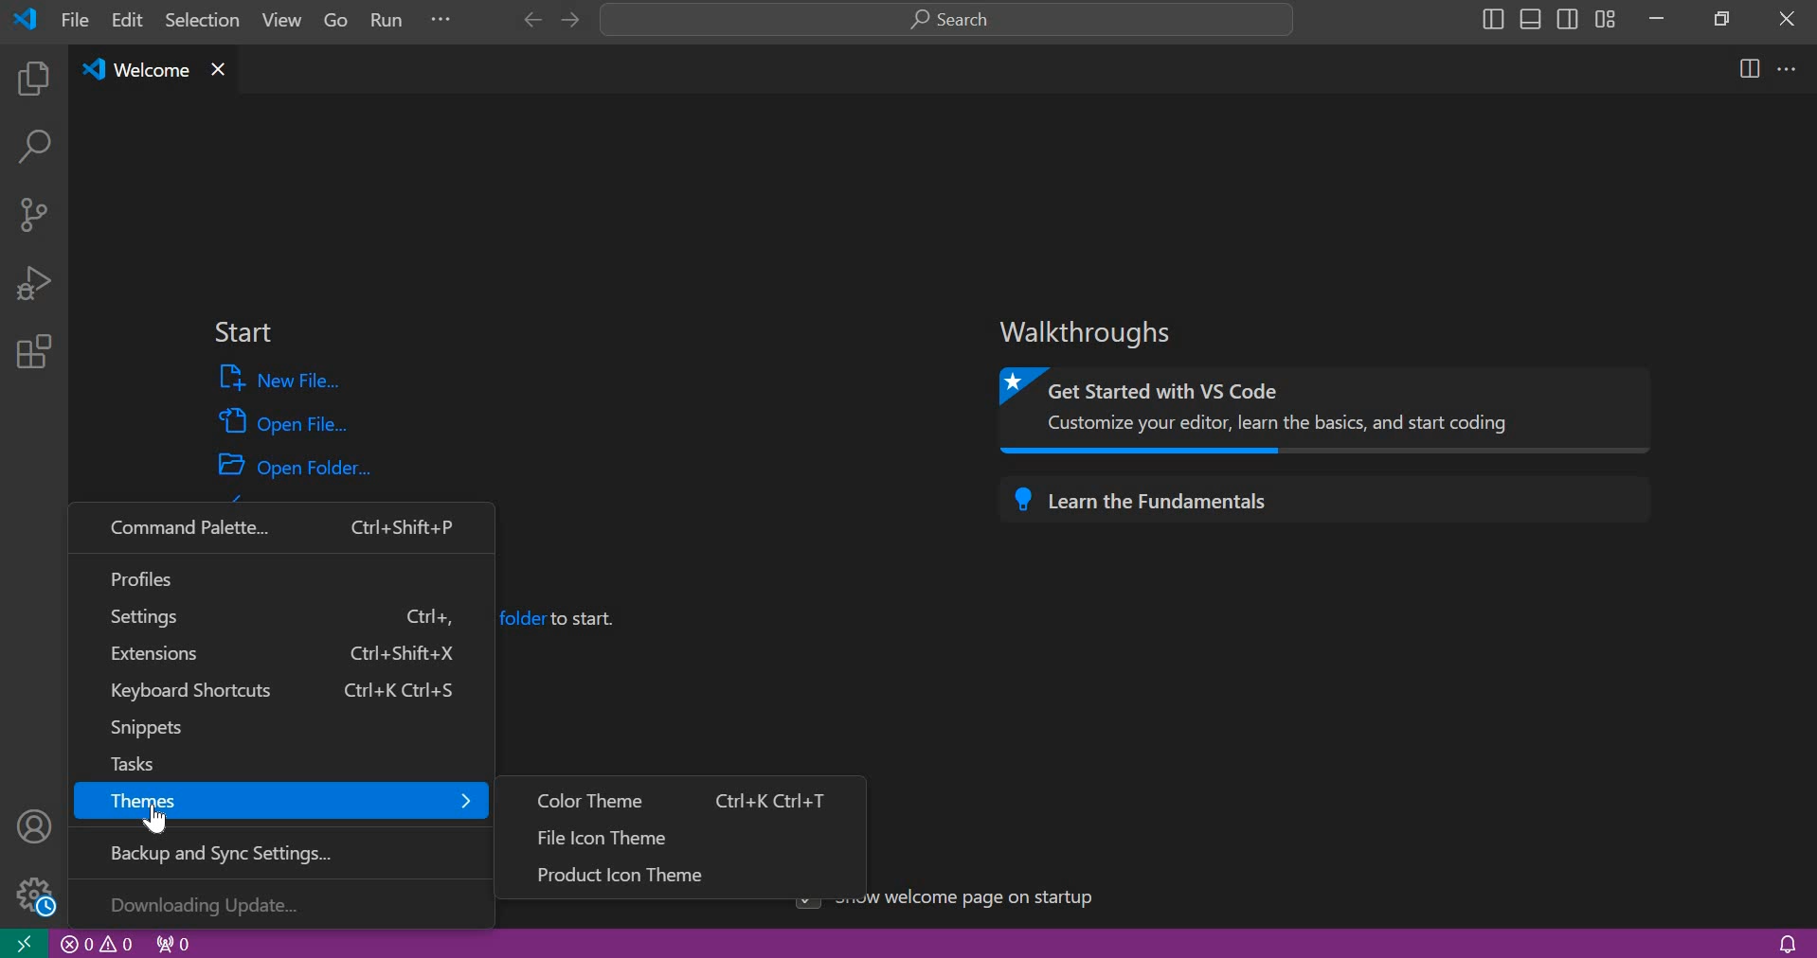 The image size is (1817, 958). Describe the element at coordinates (1717, 17) in the screenshot. I see `restore down` at that location.